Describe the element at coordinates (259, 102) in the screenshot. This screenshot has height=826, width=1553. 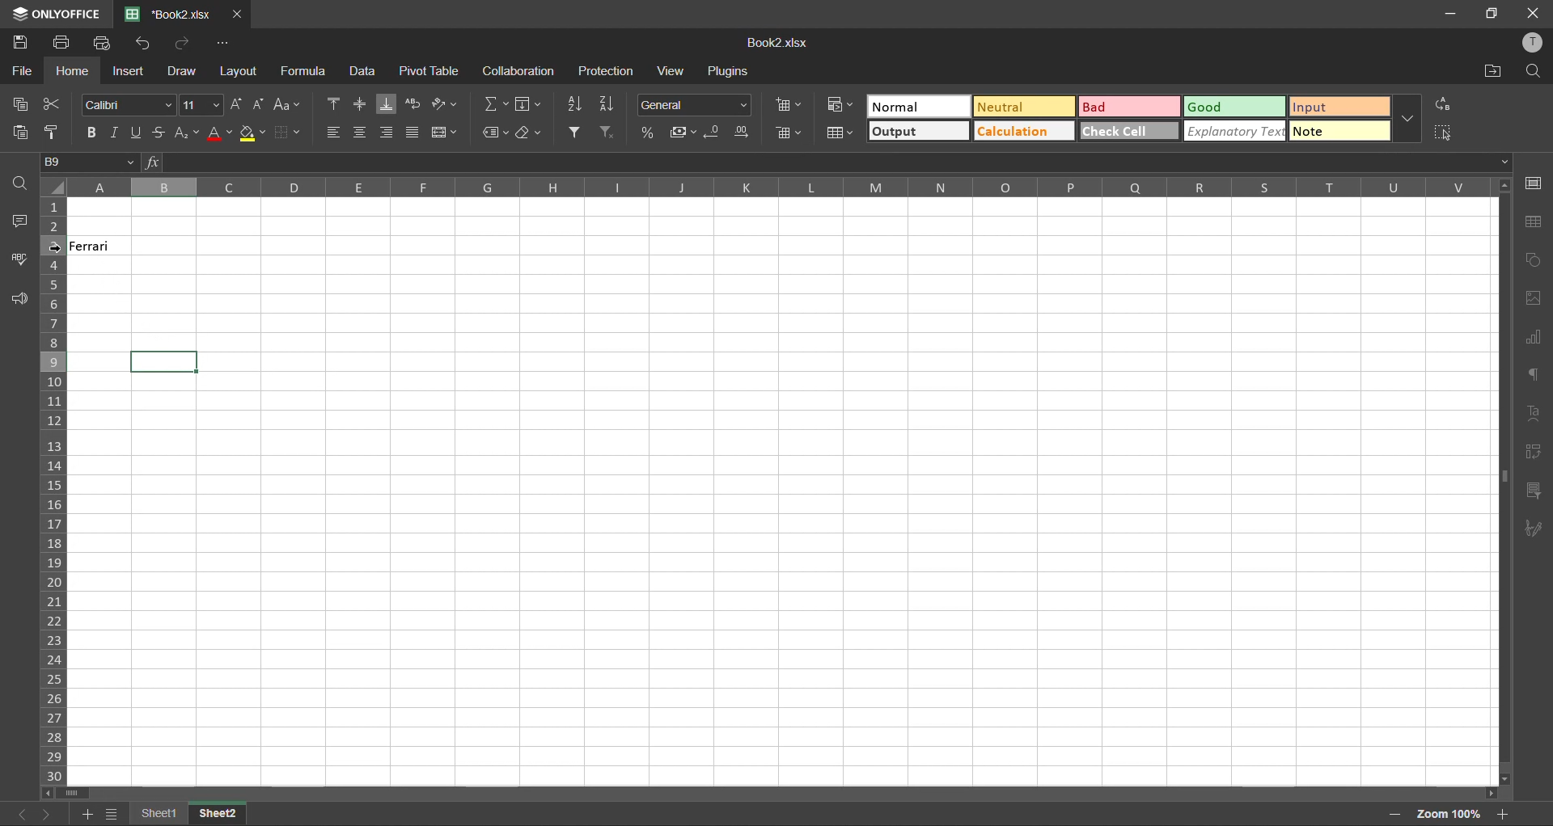
I see `decrement size` at that location.